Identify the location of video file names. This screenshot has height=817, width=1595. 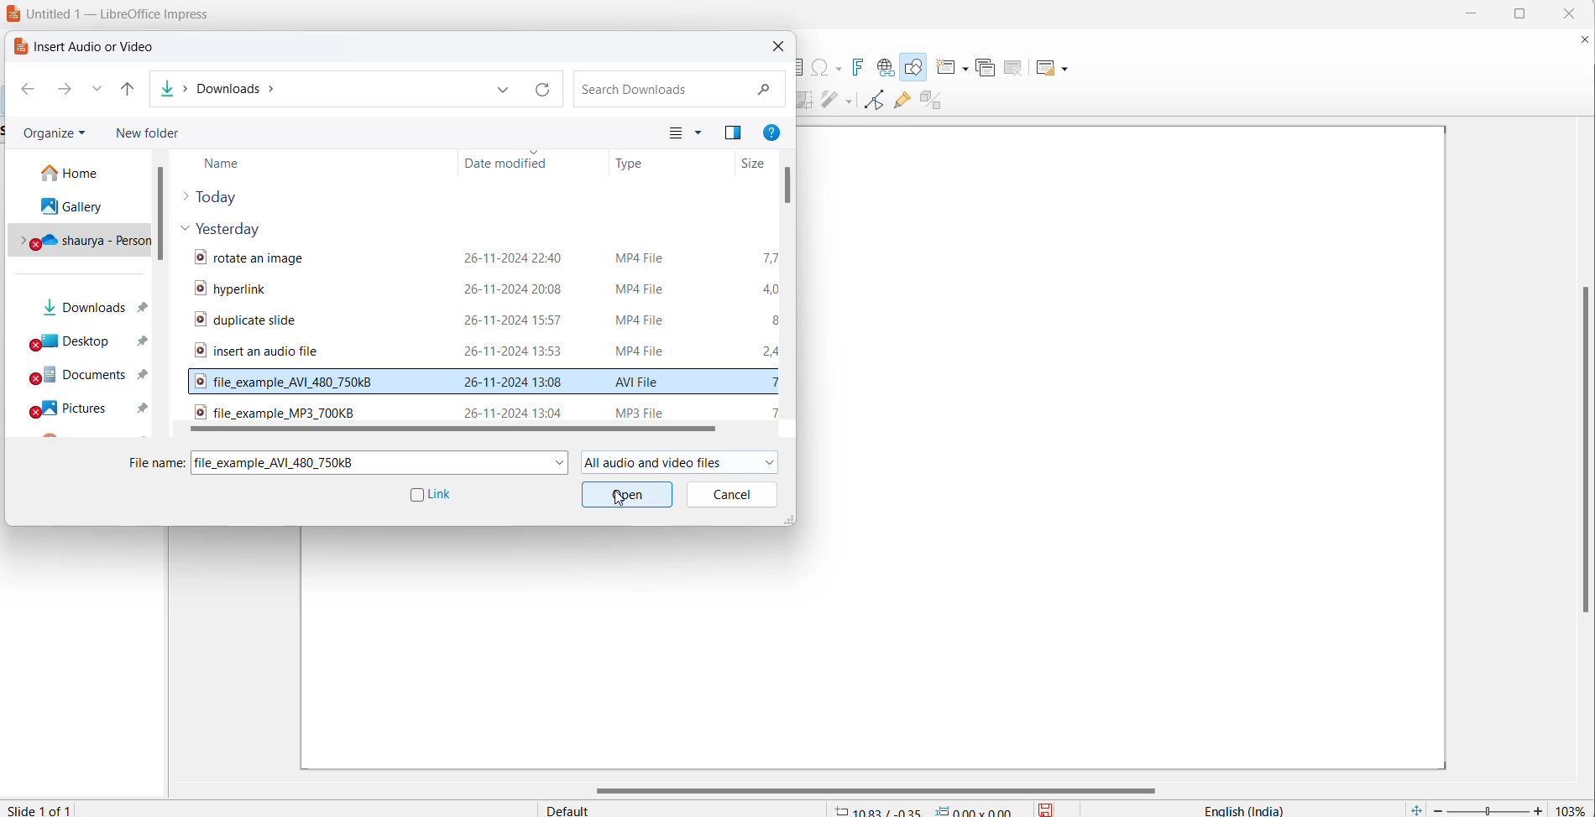
(296, 304).